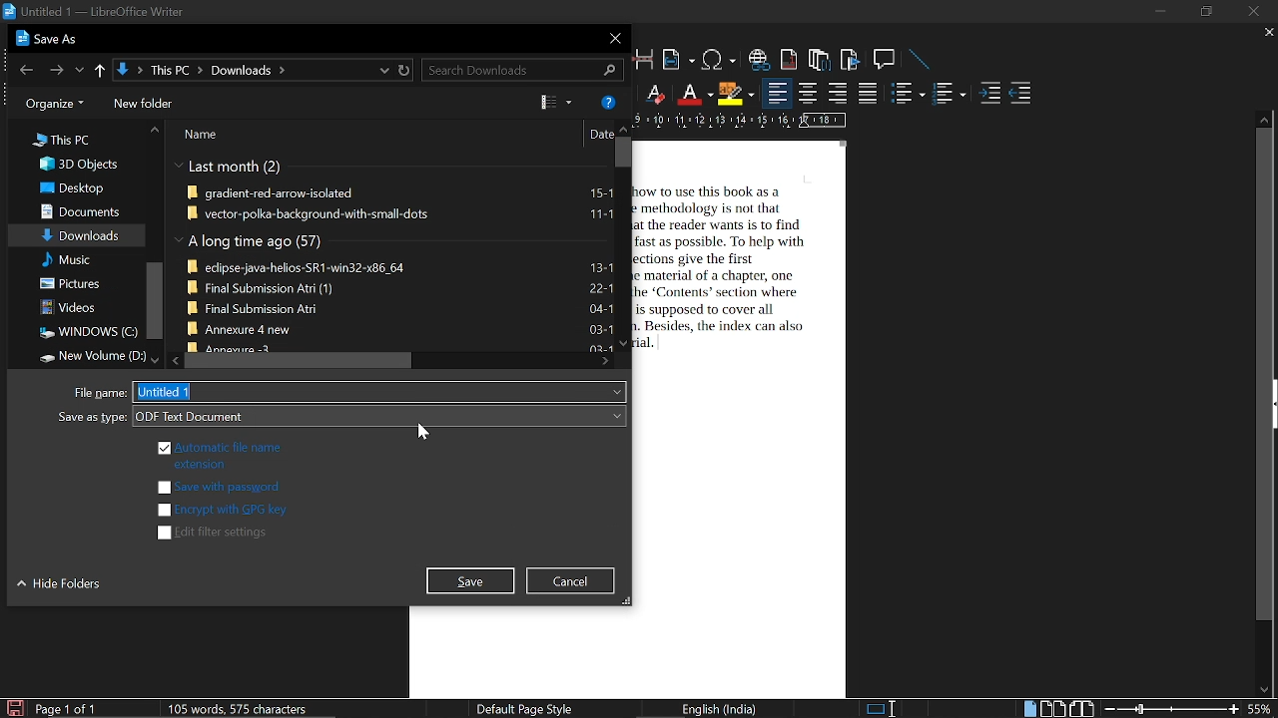 The width and height of the screenshot is (1278, 718). I want to click on Videos, so click(69, 307).